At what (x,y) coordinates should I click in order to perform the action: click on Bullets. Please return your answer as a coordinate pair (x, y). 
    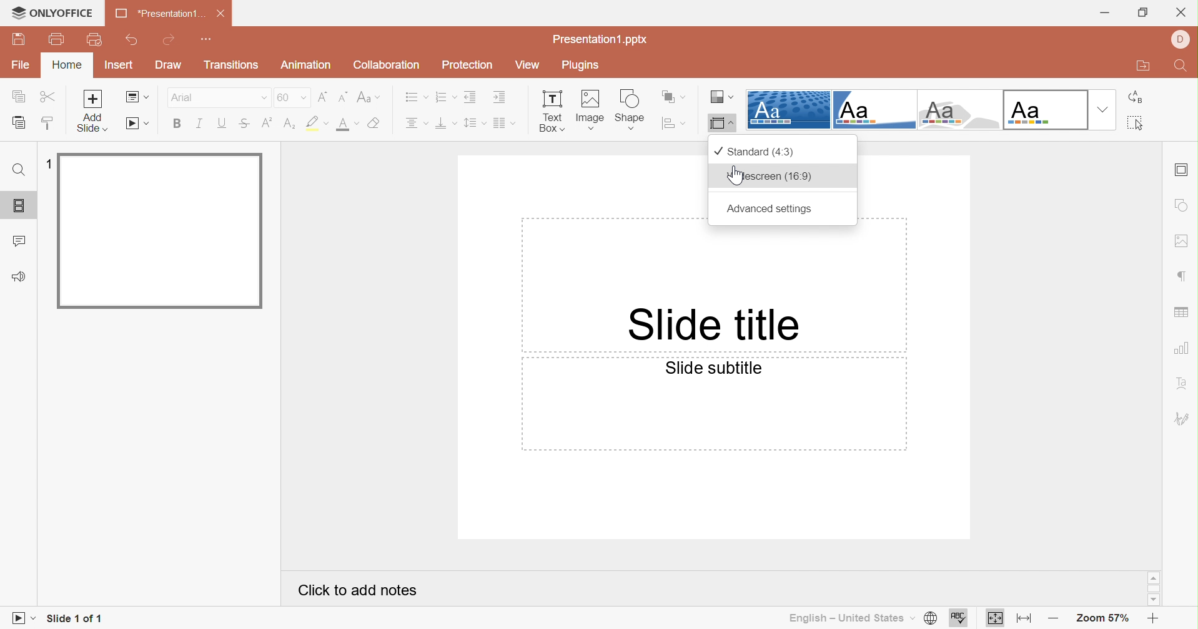
    Looking at the image, I should click on (413, 95).